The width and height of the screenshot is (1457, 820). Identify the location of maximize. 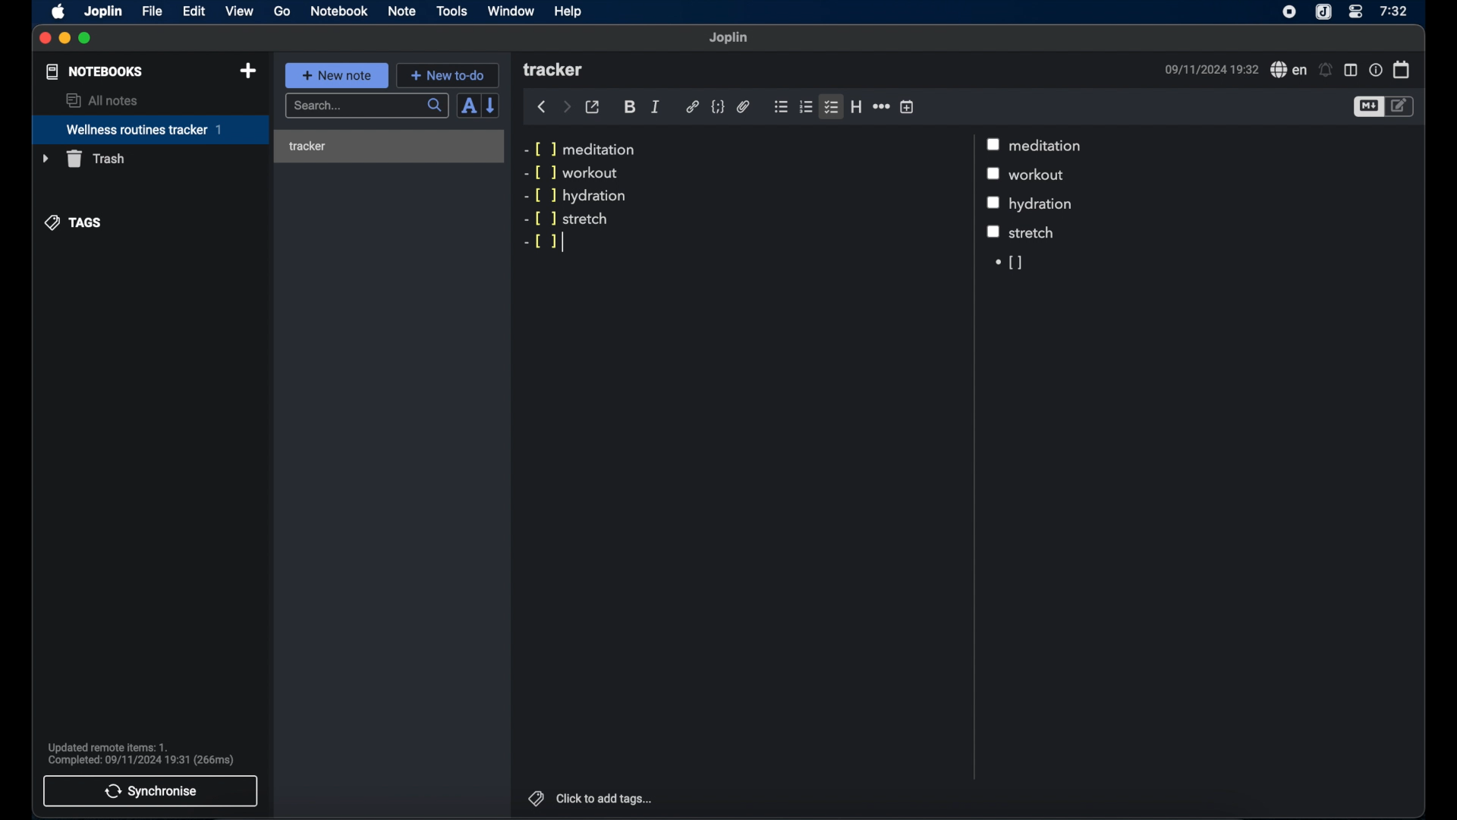
(86, 39).